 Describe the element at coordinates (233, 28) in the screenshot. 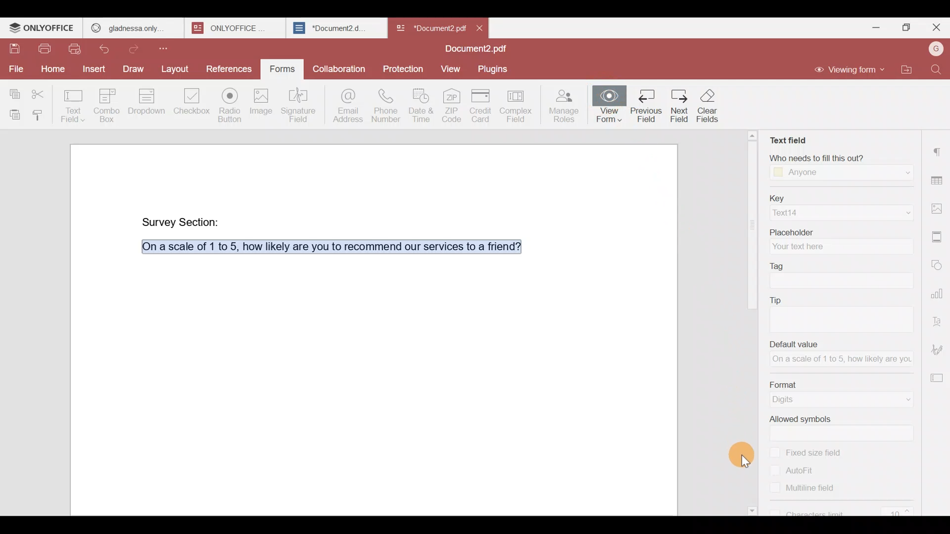

I see `ONLYOFFICE` at that location.